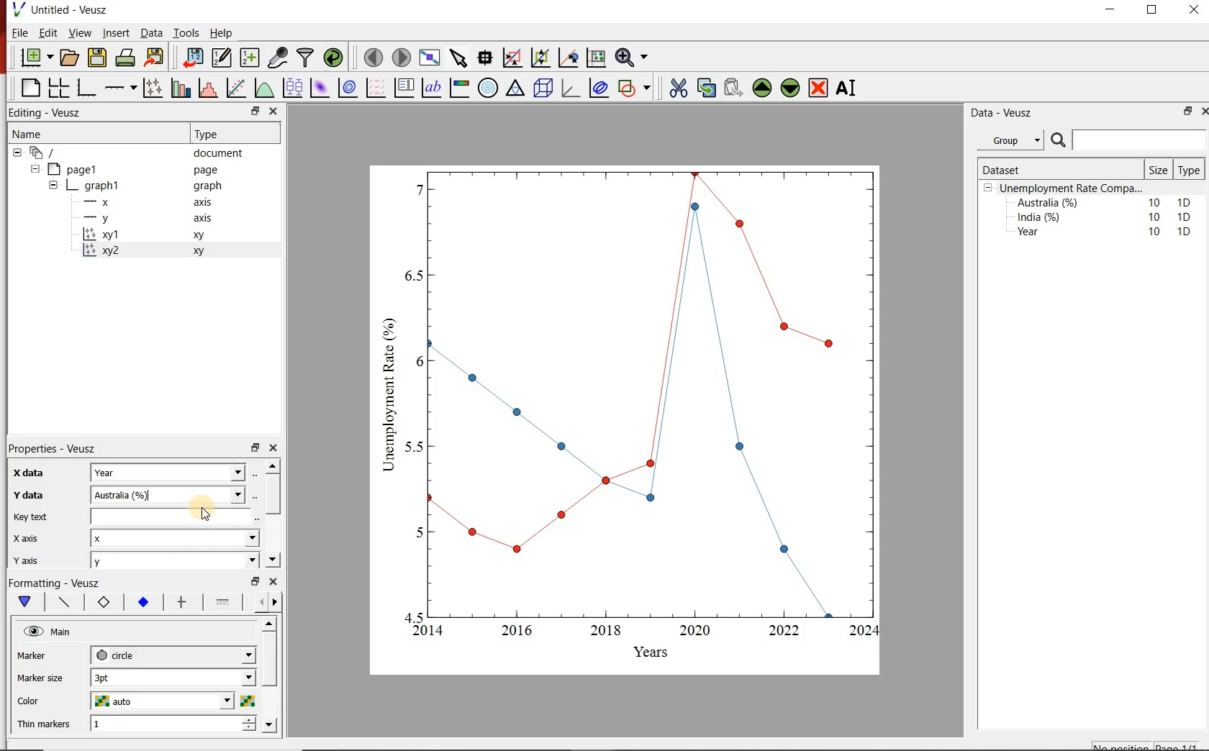  Describe the element at coordinates (597, 56) in the screenshot. I see `click to resset graph axes` at that location.